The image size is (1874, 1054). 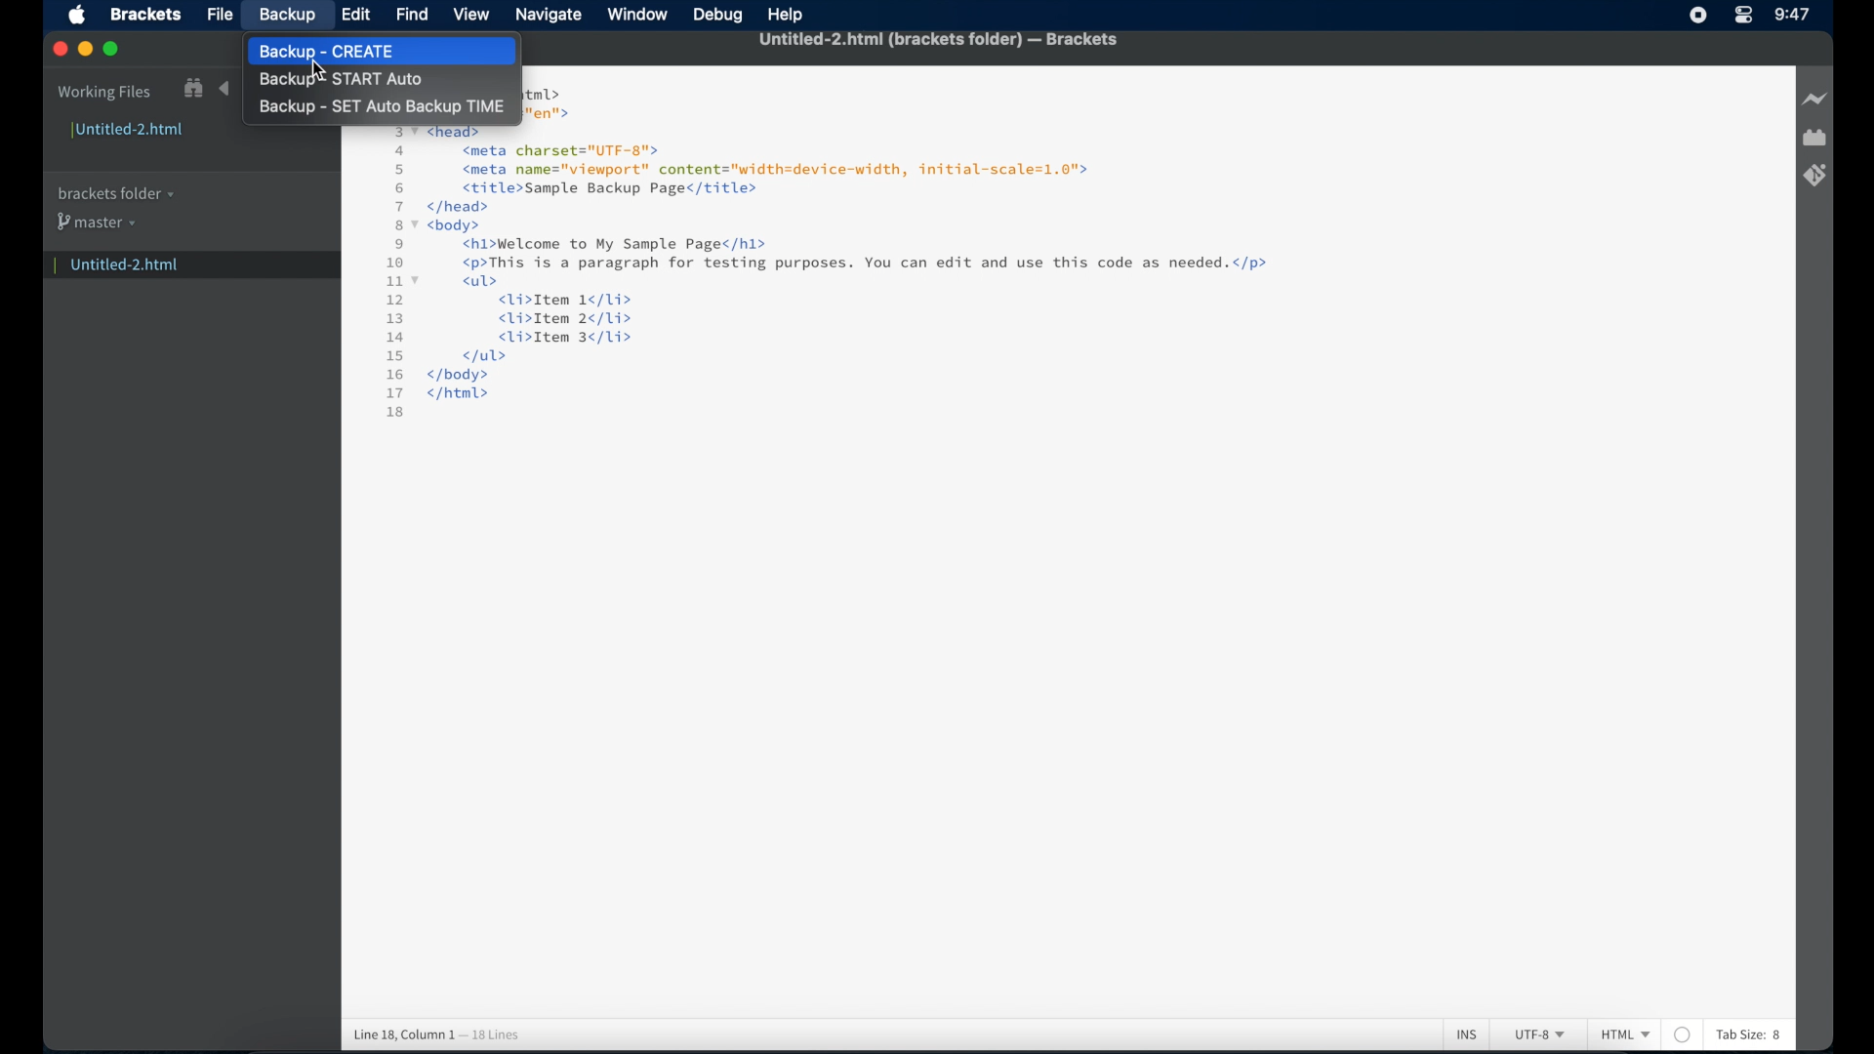 I want to click on navigate backward, so click(x=224, y=89).